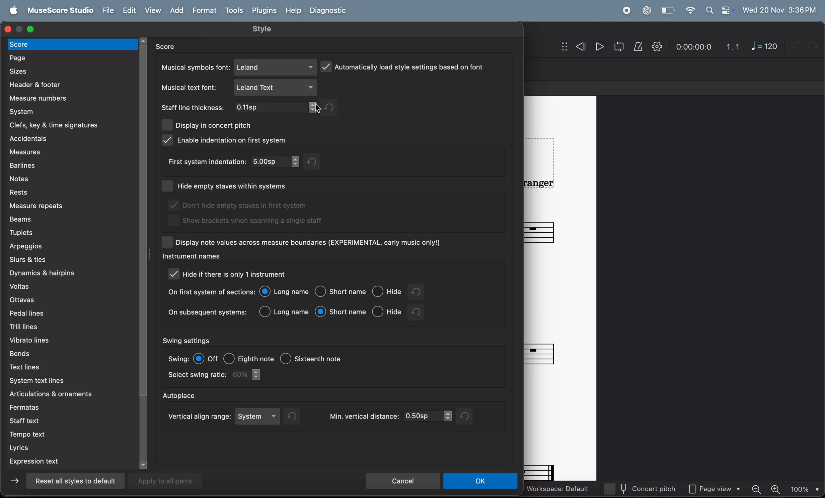  What do you see at coordinates (178, 358) in the screenshot?
I see `swing` at bounding box center [178, 358].